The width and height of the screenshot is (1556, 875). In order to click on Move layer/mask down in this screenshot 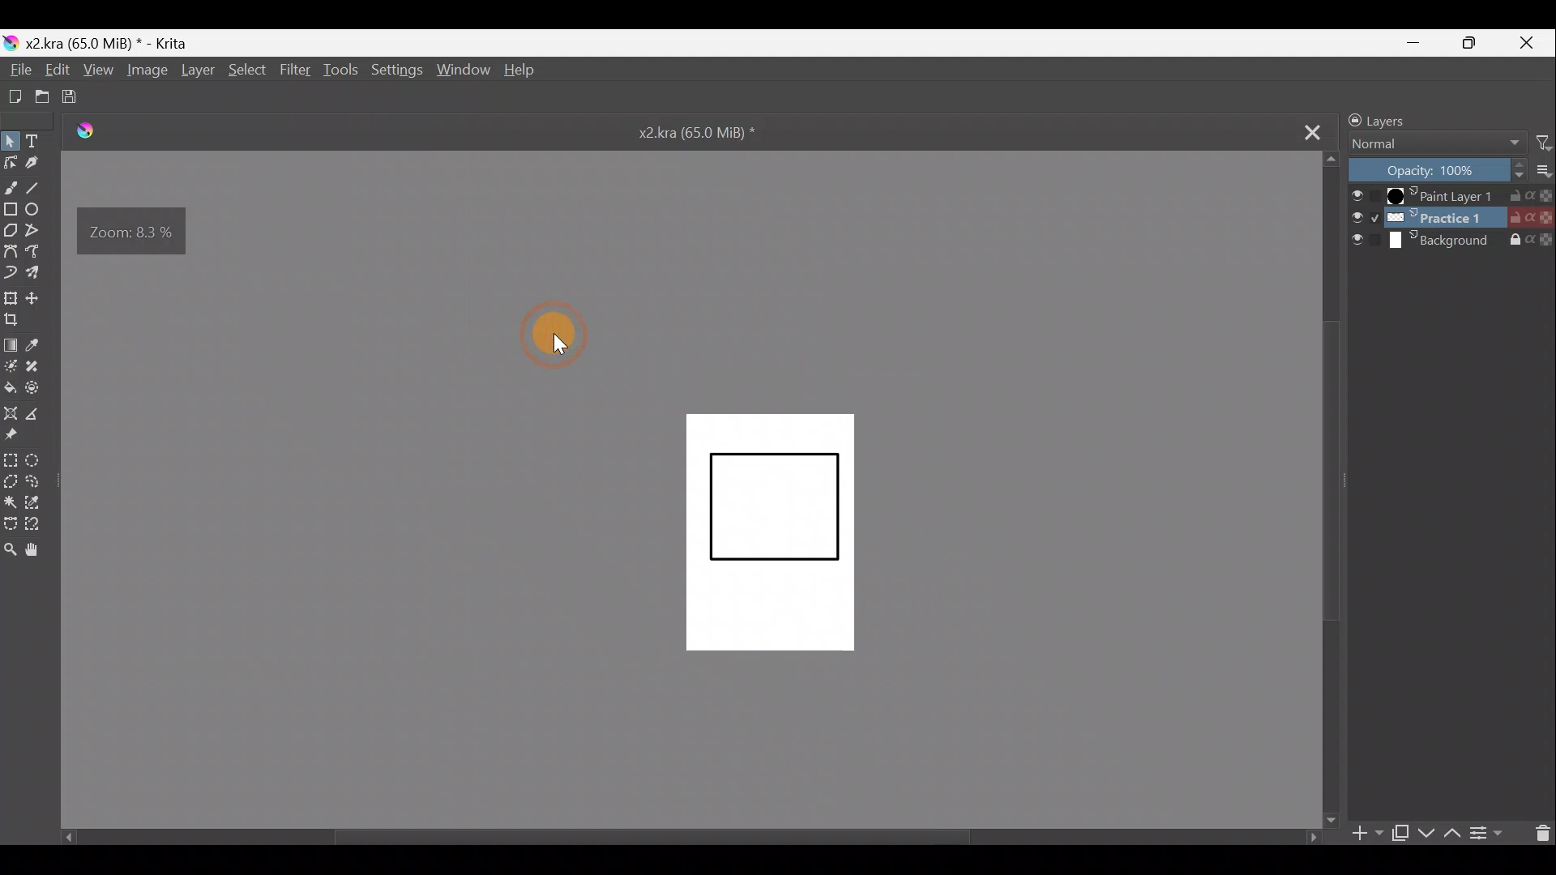, I will do `click(1426, 834)`.